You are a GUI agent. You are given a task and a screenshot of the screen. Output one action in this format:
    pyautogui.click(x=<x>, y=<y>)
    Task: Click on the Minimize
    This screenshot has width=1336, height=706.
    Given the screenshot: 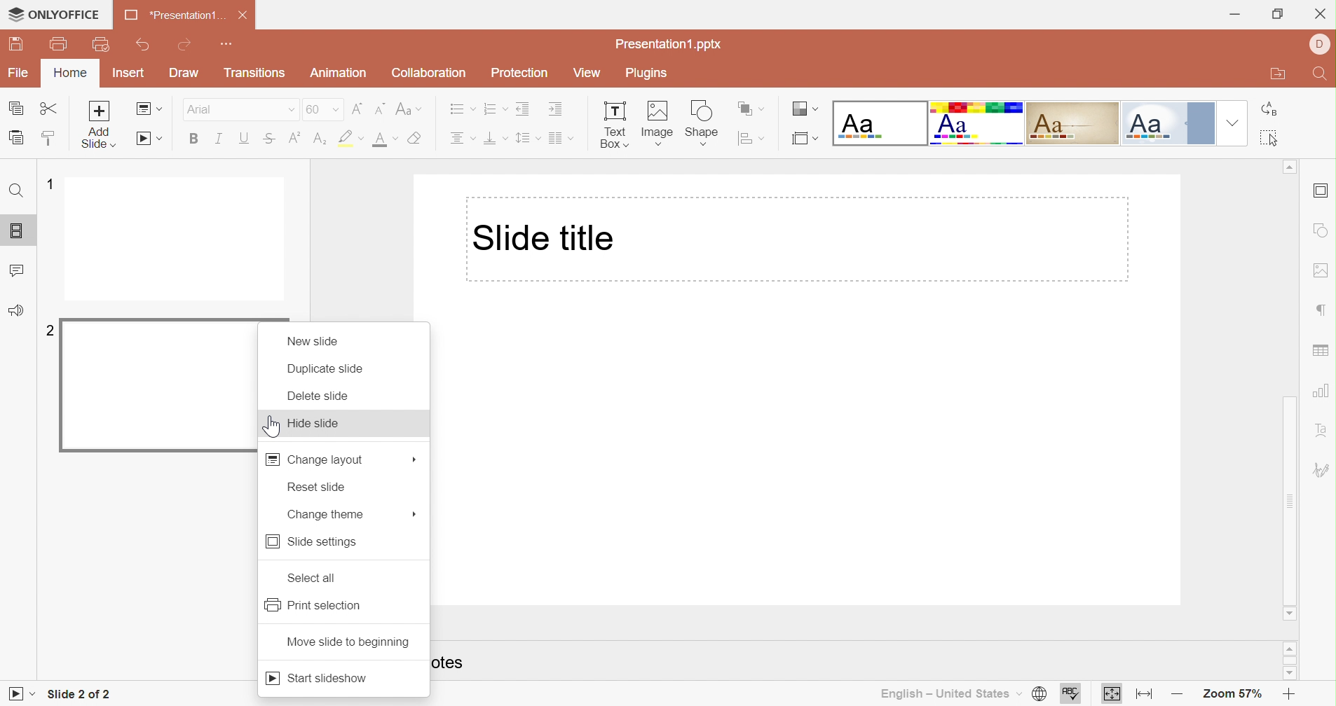 What is the action you would take?
    pyautogui.click(x=1234, y=13)
    